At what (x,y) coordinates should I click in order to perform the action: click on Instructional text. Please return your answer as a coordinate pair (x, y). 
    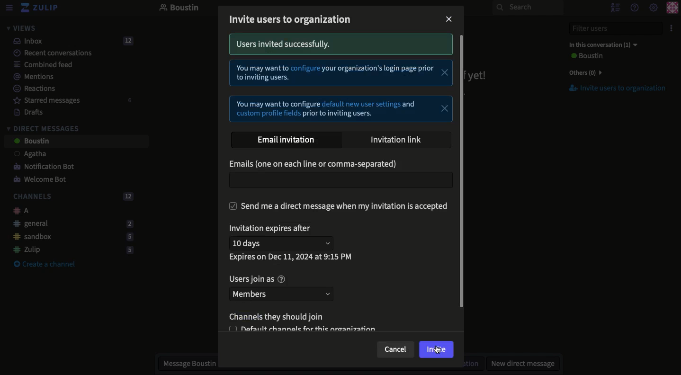
    Looking at the image, I should click on (341, 92).